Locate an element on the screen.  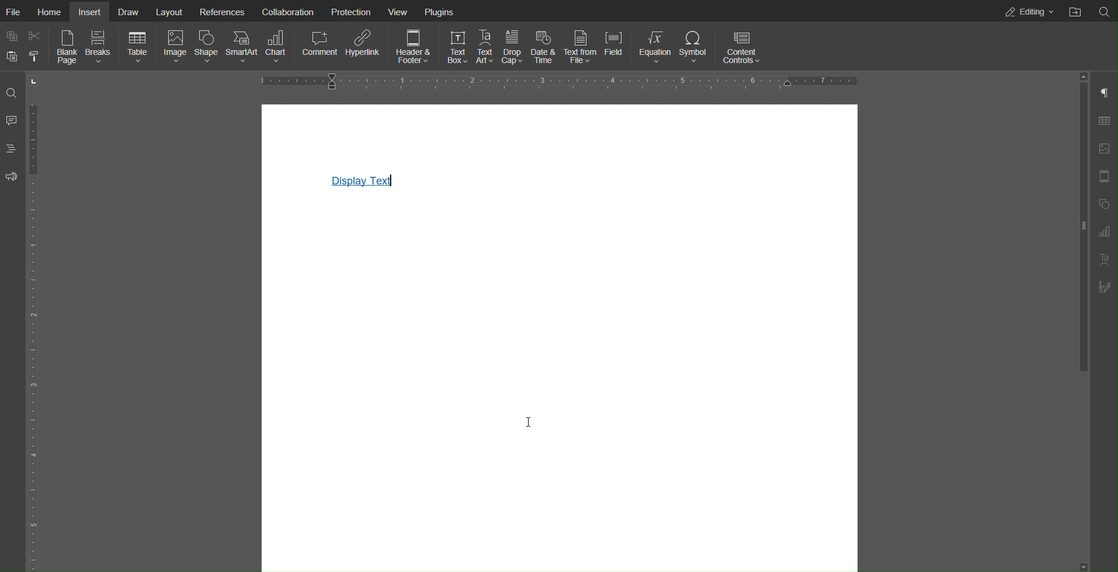
Table is located at coordinates (138, 47).